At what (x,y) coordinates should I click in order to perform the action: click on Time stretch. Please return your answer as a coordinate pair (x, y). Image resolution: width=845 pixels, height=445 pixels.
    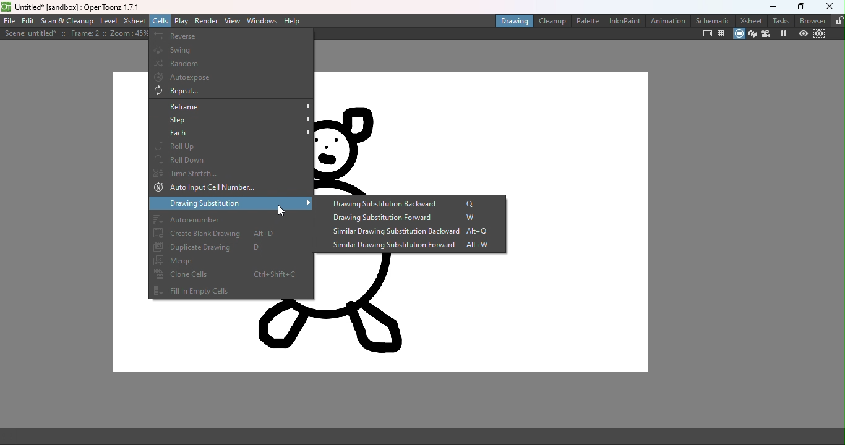
    Looking at the image, I should click on (231, 172).